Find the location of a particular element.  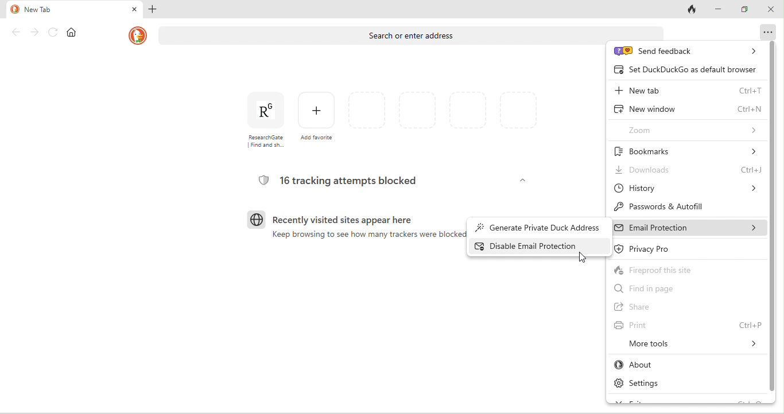

new tab is located at coordinates (66, 9).